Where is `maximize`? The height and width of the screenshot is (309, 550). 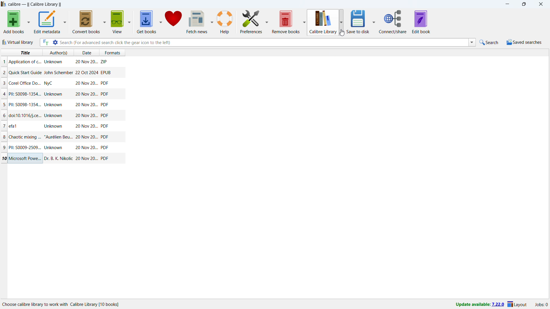 maximize is located at coordinates (524, 4).